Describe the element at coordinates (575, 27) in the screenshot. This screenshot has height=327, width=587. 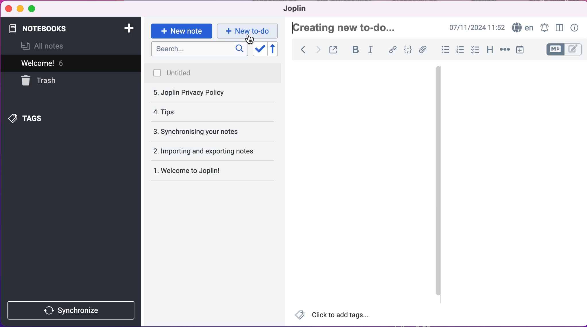
I see `note properties` at that location.